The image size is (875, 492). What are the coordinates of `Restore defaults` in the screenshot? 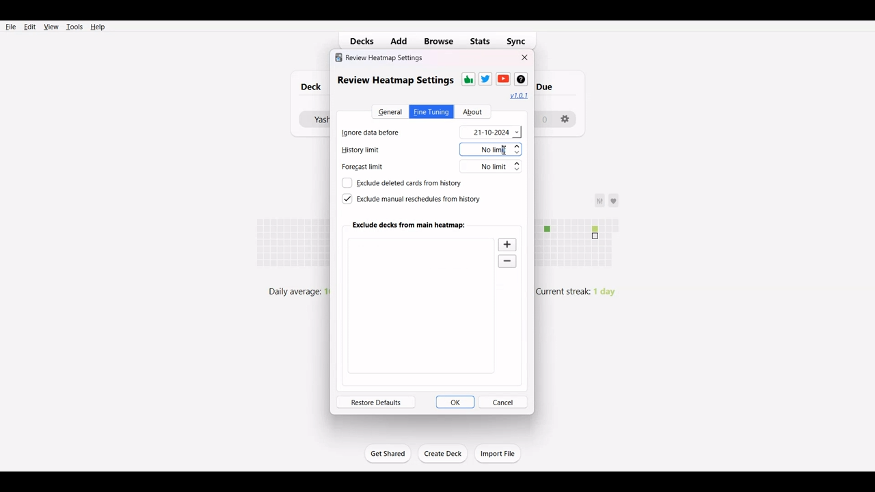 It's located at (376, 402).